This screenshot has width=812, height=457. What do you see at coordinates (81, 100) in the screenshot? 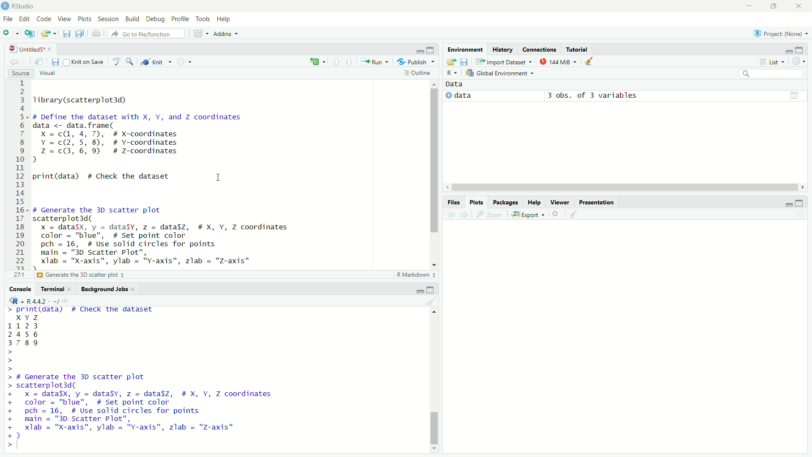
I see `library (scatterplot3d)` at bounding box center [81, 100].